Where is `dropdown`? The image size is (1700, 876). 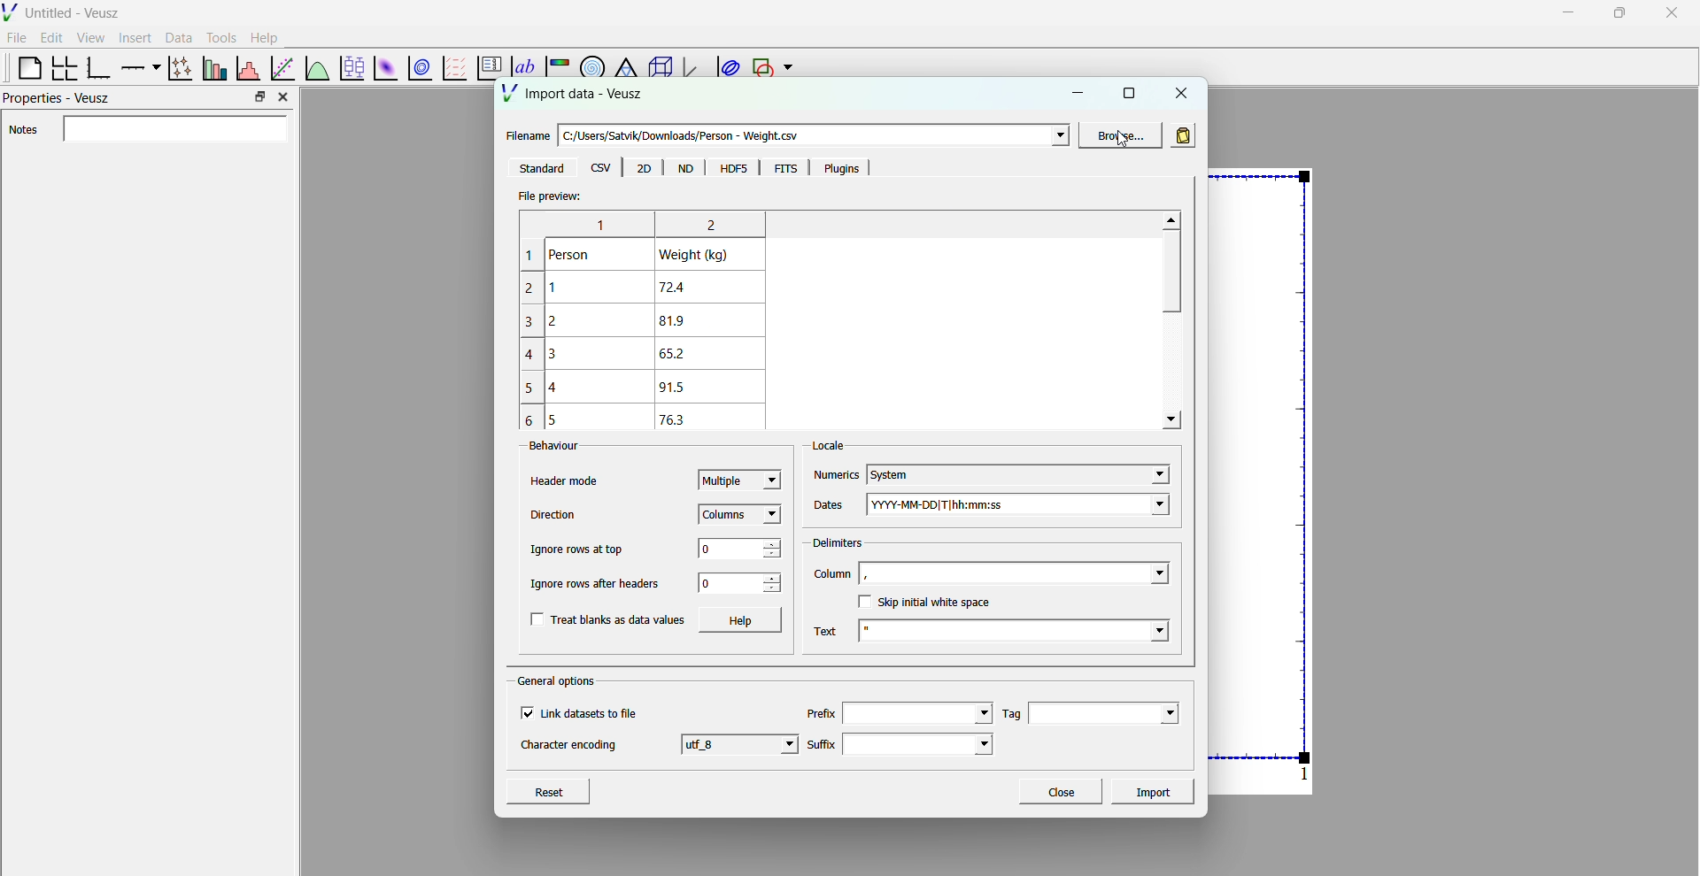
dropdown is located at coordinates (1057, 135).